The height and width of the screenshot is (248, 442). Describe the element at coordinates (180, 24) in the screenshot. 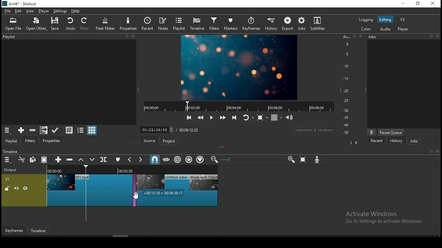

I see `playlist` at that location.